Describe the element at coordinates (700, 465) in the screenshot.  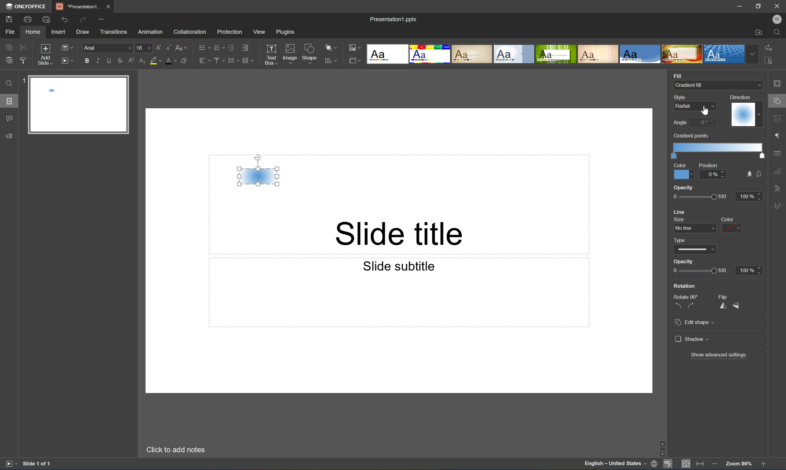
I see `Fit to width` at that location.